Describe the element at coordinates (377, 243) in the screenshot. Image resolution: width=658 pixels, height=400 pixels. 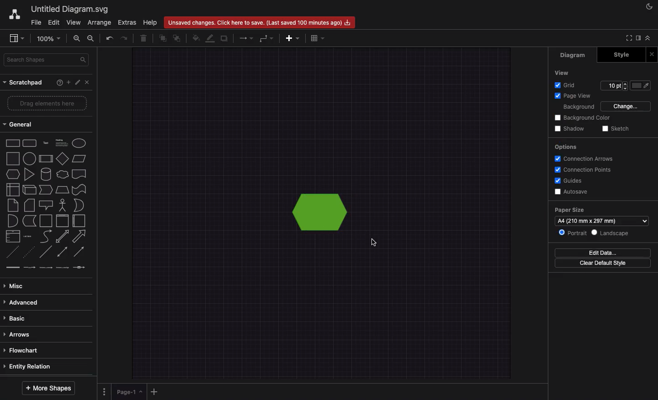
I see `Cursor` at that location.